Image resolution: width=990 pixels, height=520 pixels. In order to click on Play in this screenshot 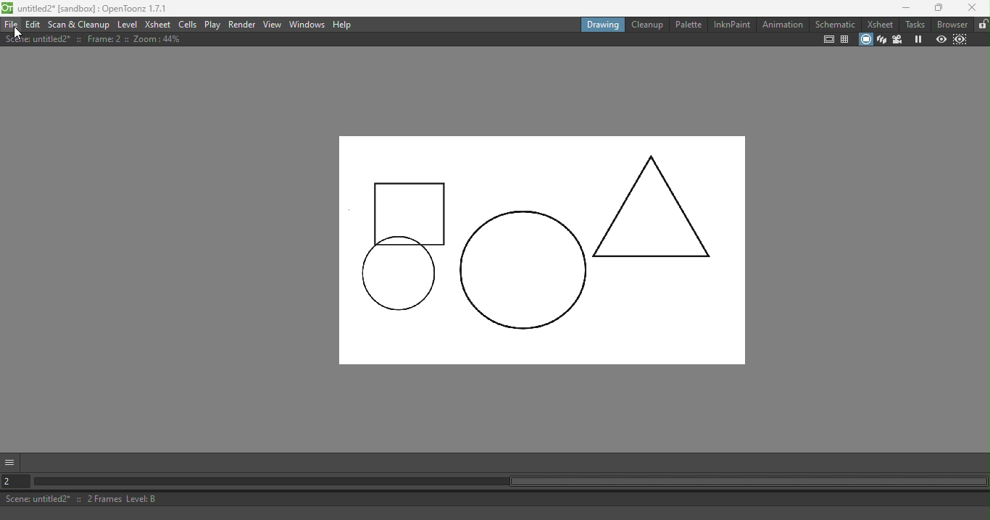, I will do `click(212, 25)`.